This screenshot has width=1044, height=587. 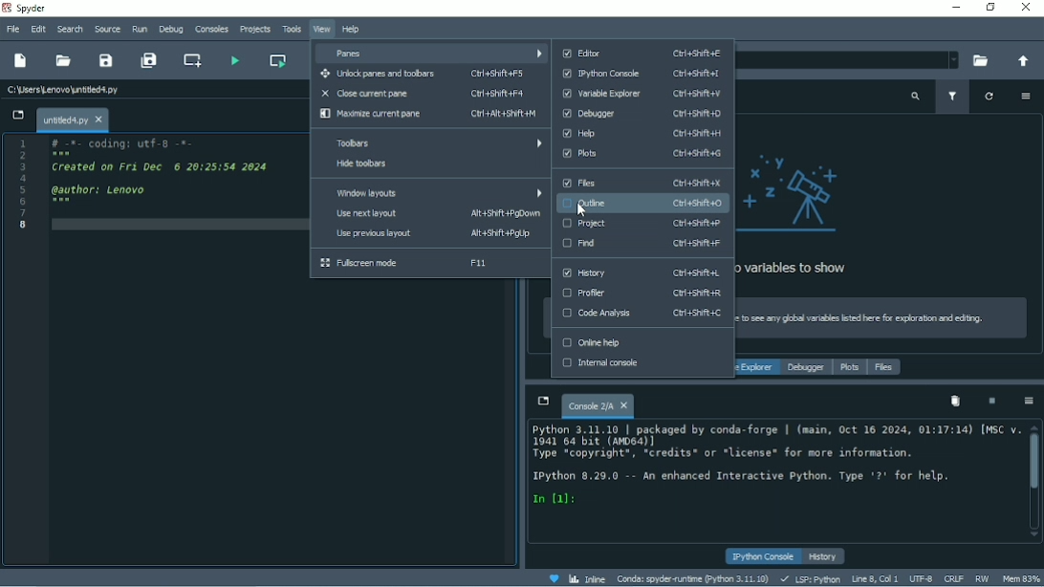 What do you see at coordinates (884, 367) in the screenshot?
I see `Files` at bounding box center [884, 367].